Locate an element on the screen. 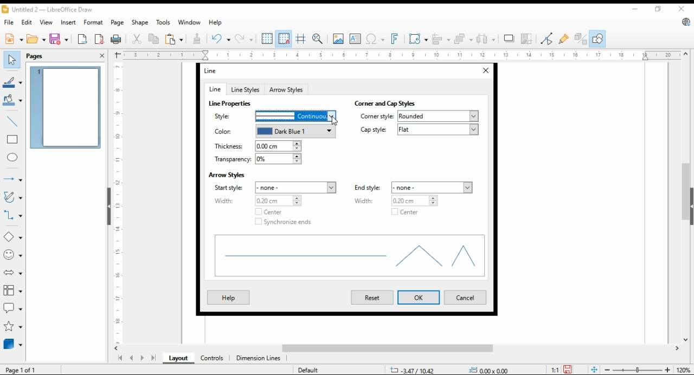  rectangle is located at coordinates (12, 139).